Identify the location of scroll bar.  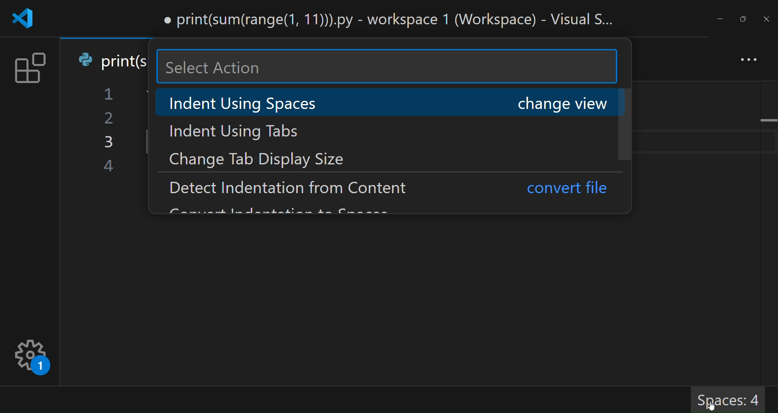
(627, 124).